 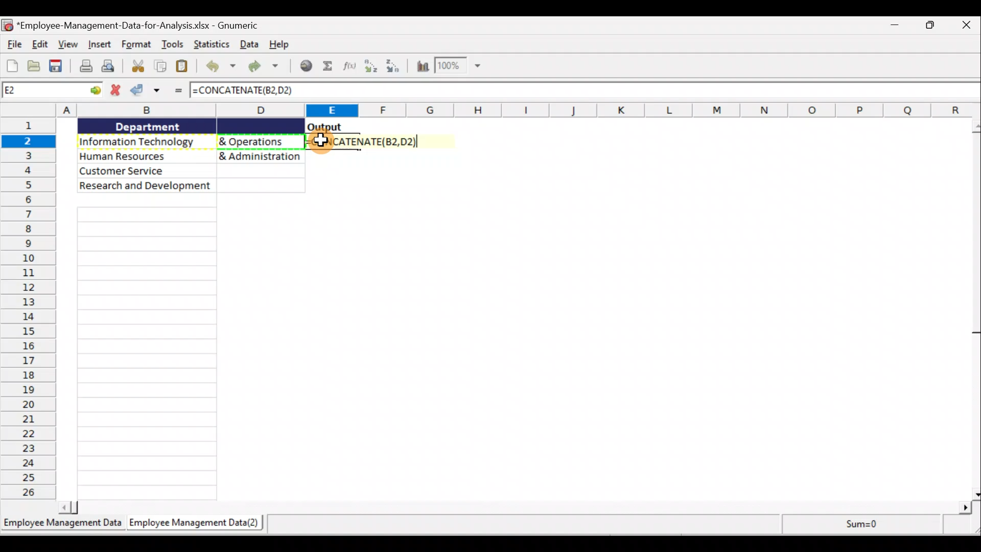 What do you see at coordinates (328, 65) in the screenshot?
I see `Sum into current cell` at bounding box center [328, 65].